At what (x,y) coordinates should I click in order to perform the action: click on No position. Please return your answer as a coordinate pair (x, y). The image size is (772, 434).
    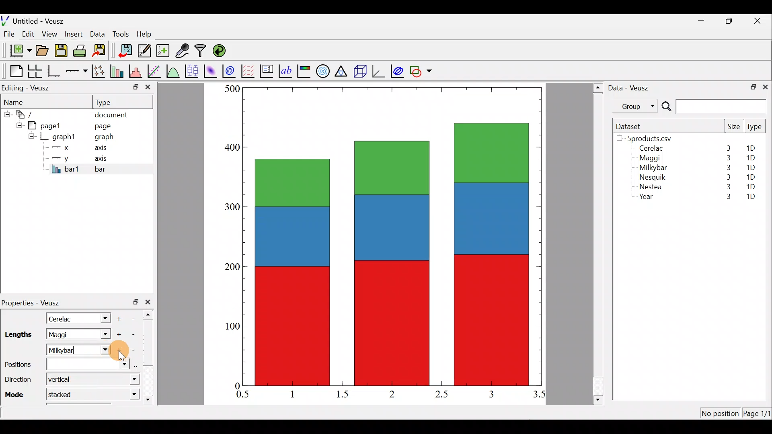
    Looking at the image, I should click on (721, 414).